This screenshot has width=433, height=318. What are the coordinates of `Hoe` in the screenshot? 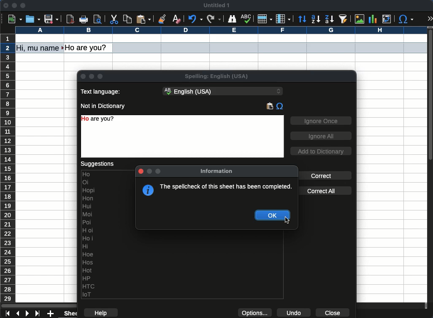 It's located at (89, 254).